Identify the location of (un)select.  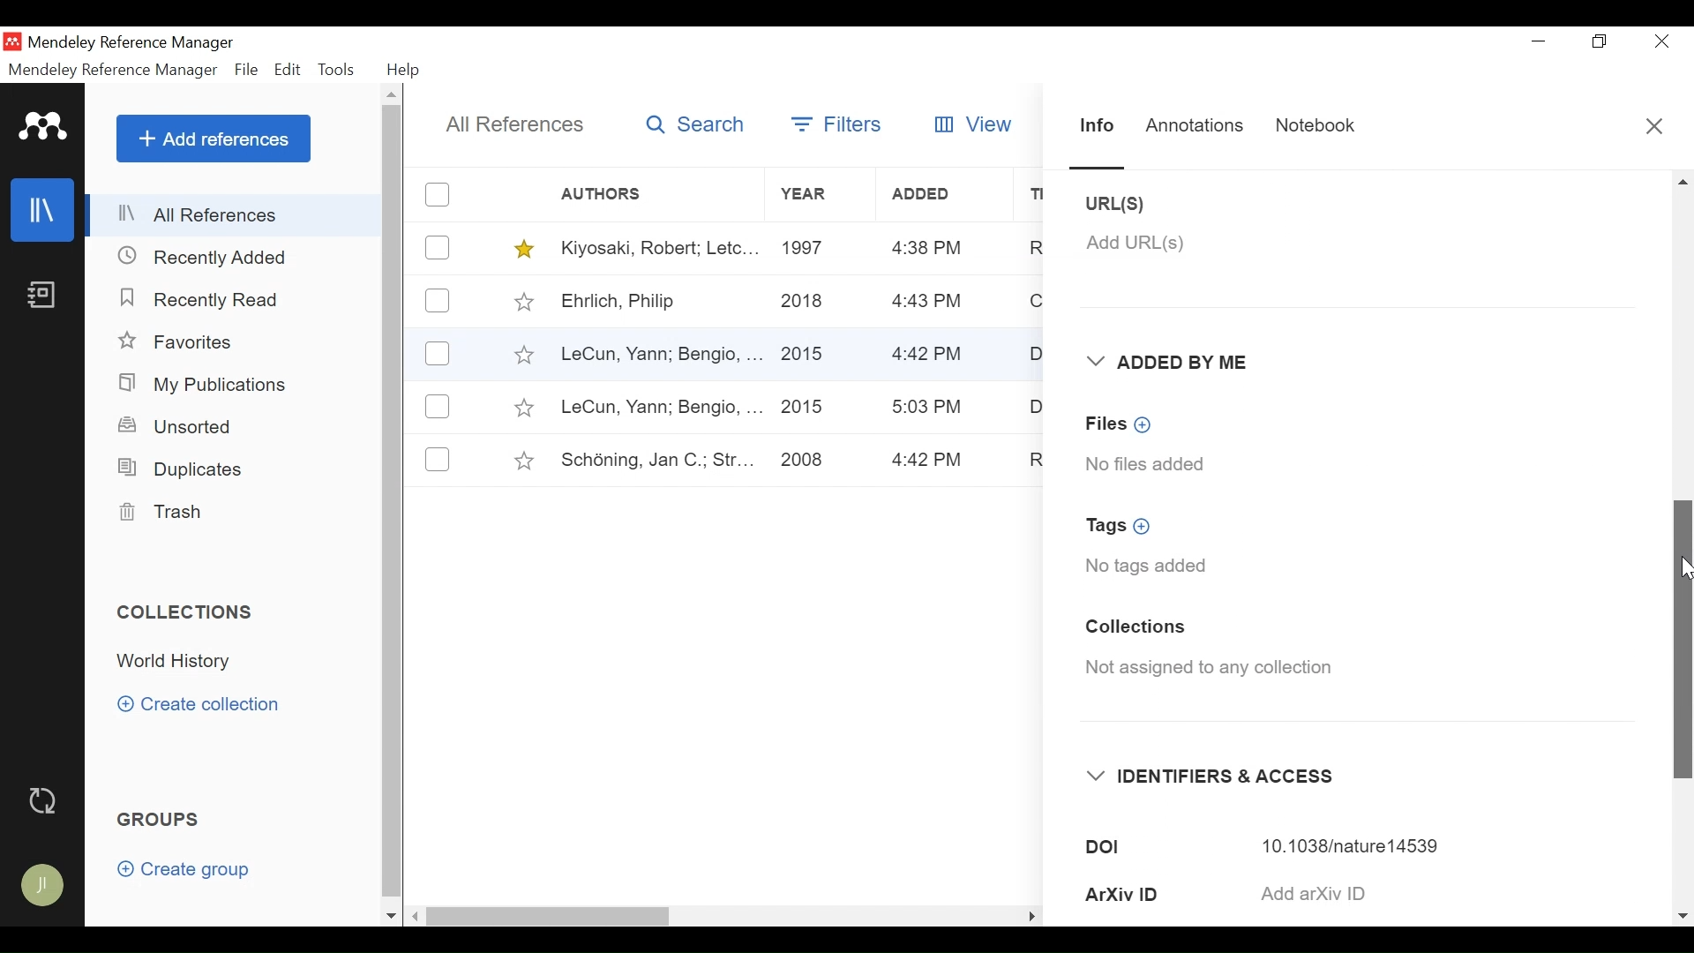
(438, 194).